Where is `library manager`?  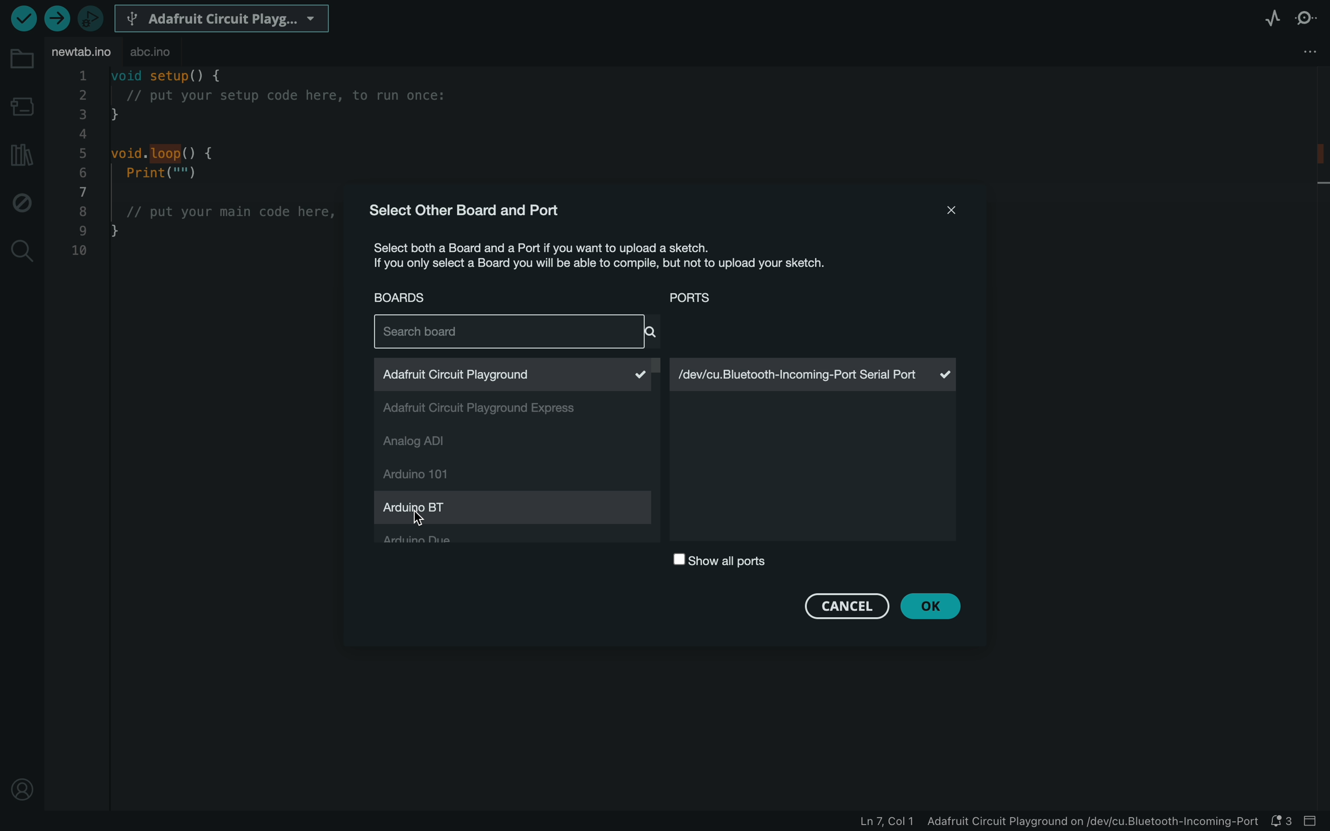 library manager is located at coordinates (22, 153).